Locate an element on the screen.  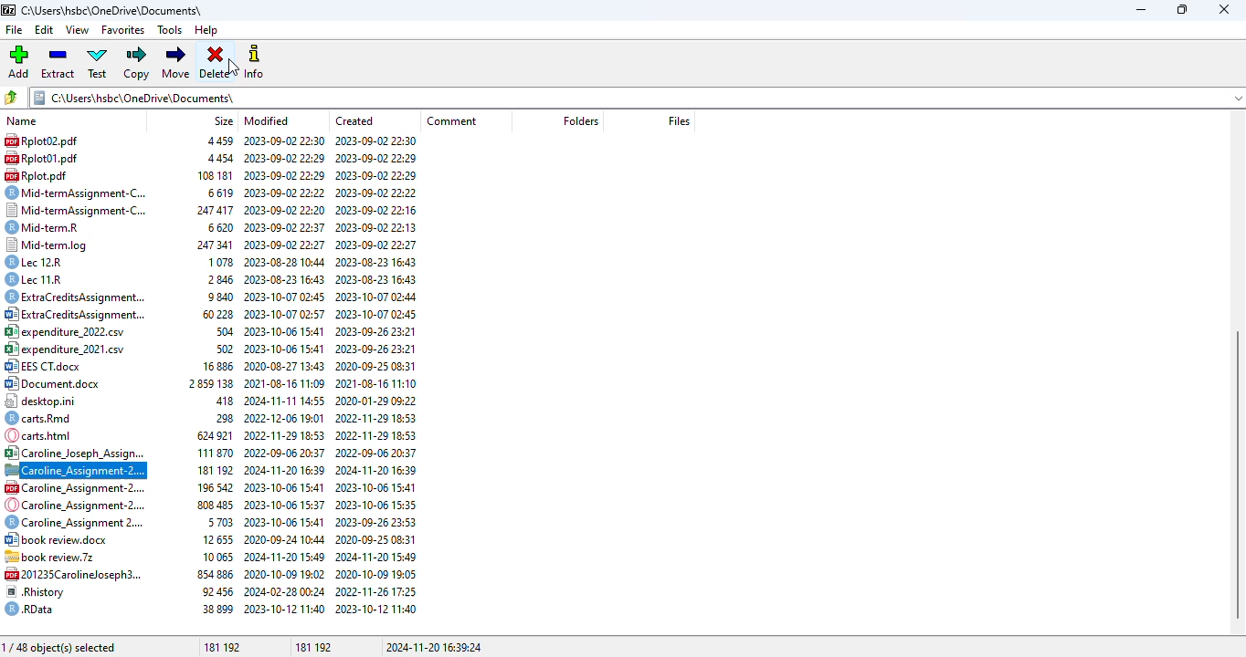
854886 is located at coordinates (212, 572).